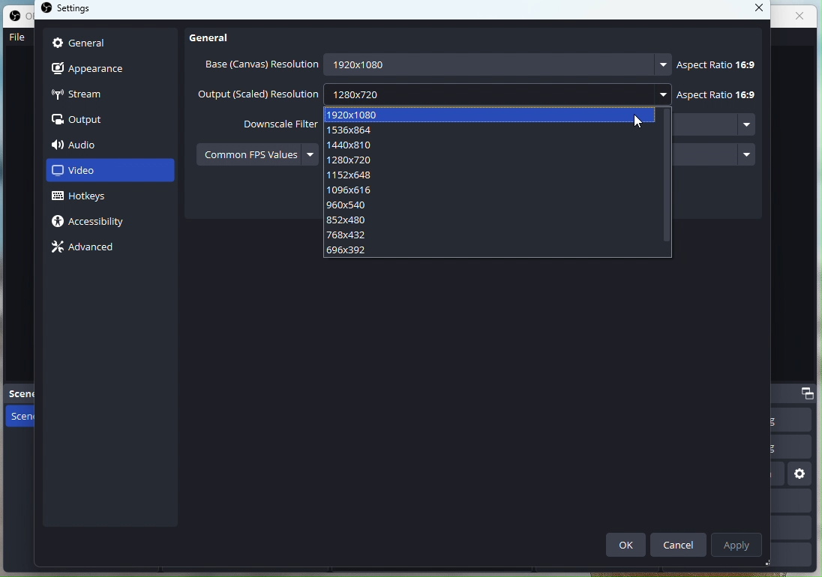 This screenshot has height=577, width=822. Describe the element at coordinates (258, 95) in the screenshot. I see `output (scaled) resolution` at that location.